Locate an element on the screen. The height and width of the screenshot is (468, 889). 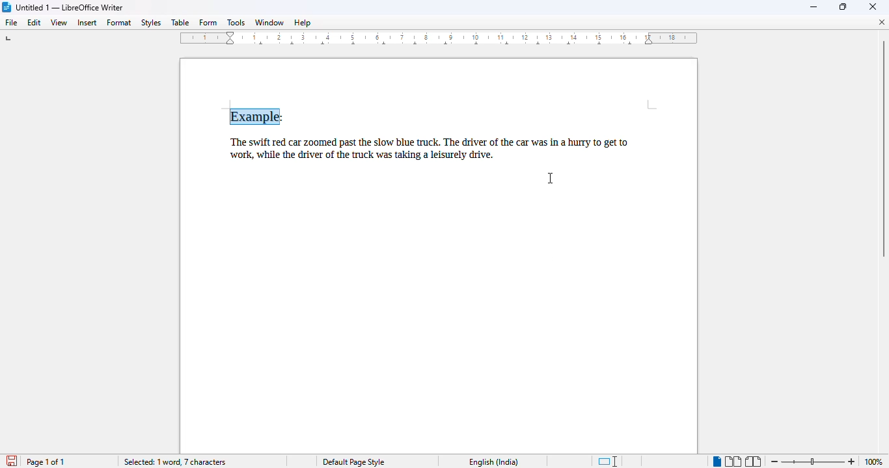
Zoom in is located at coordinates (853, 460).